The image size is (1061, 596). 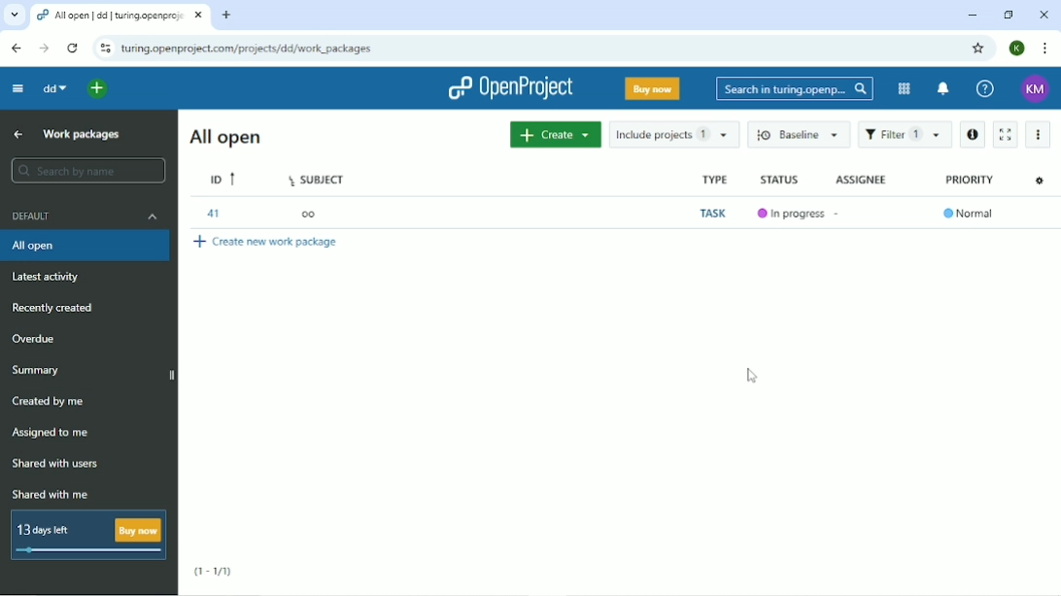 I want to click on Default, so click(x=85, y=216).